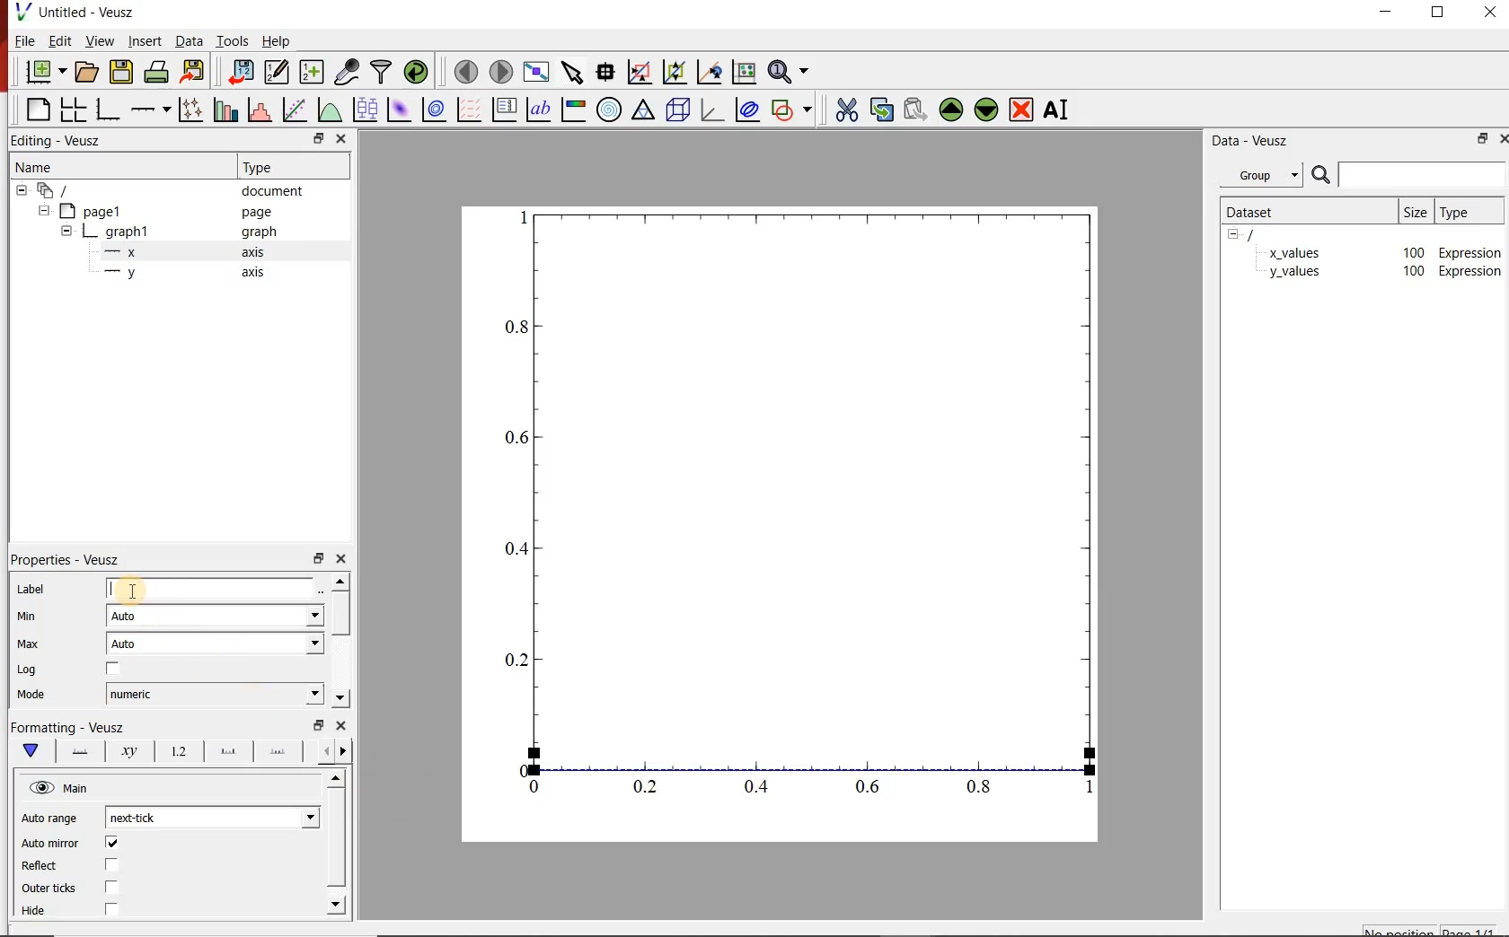  Describe the element at coordinates (61, 786) in the screenshot. I see `hide view` at that location.